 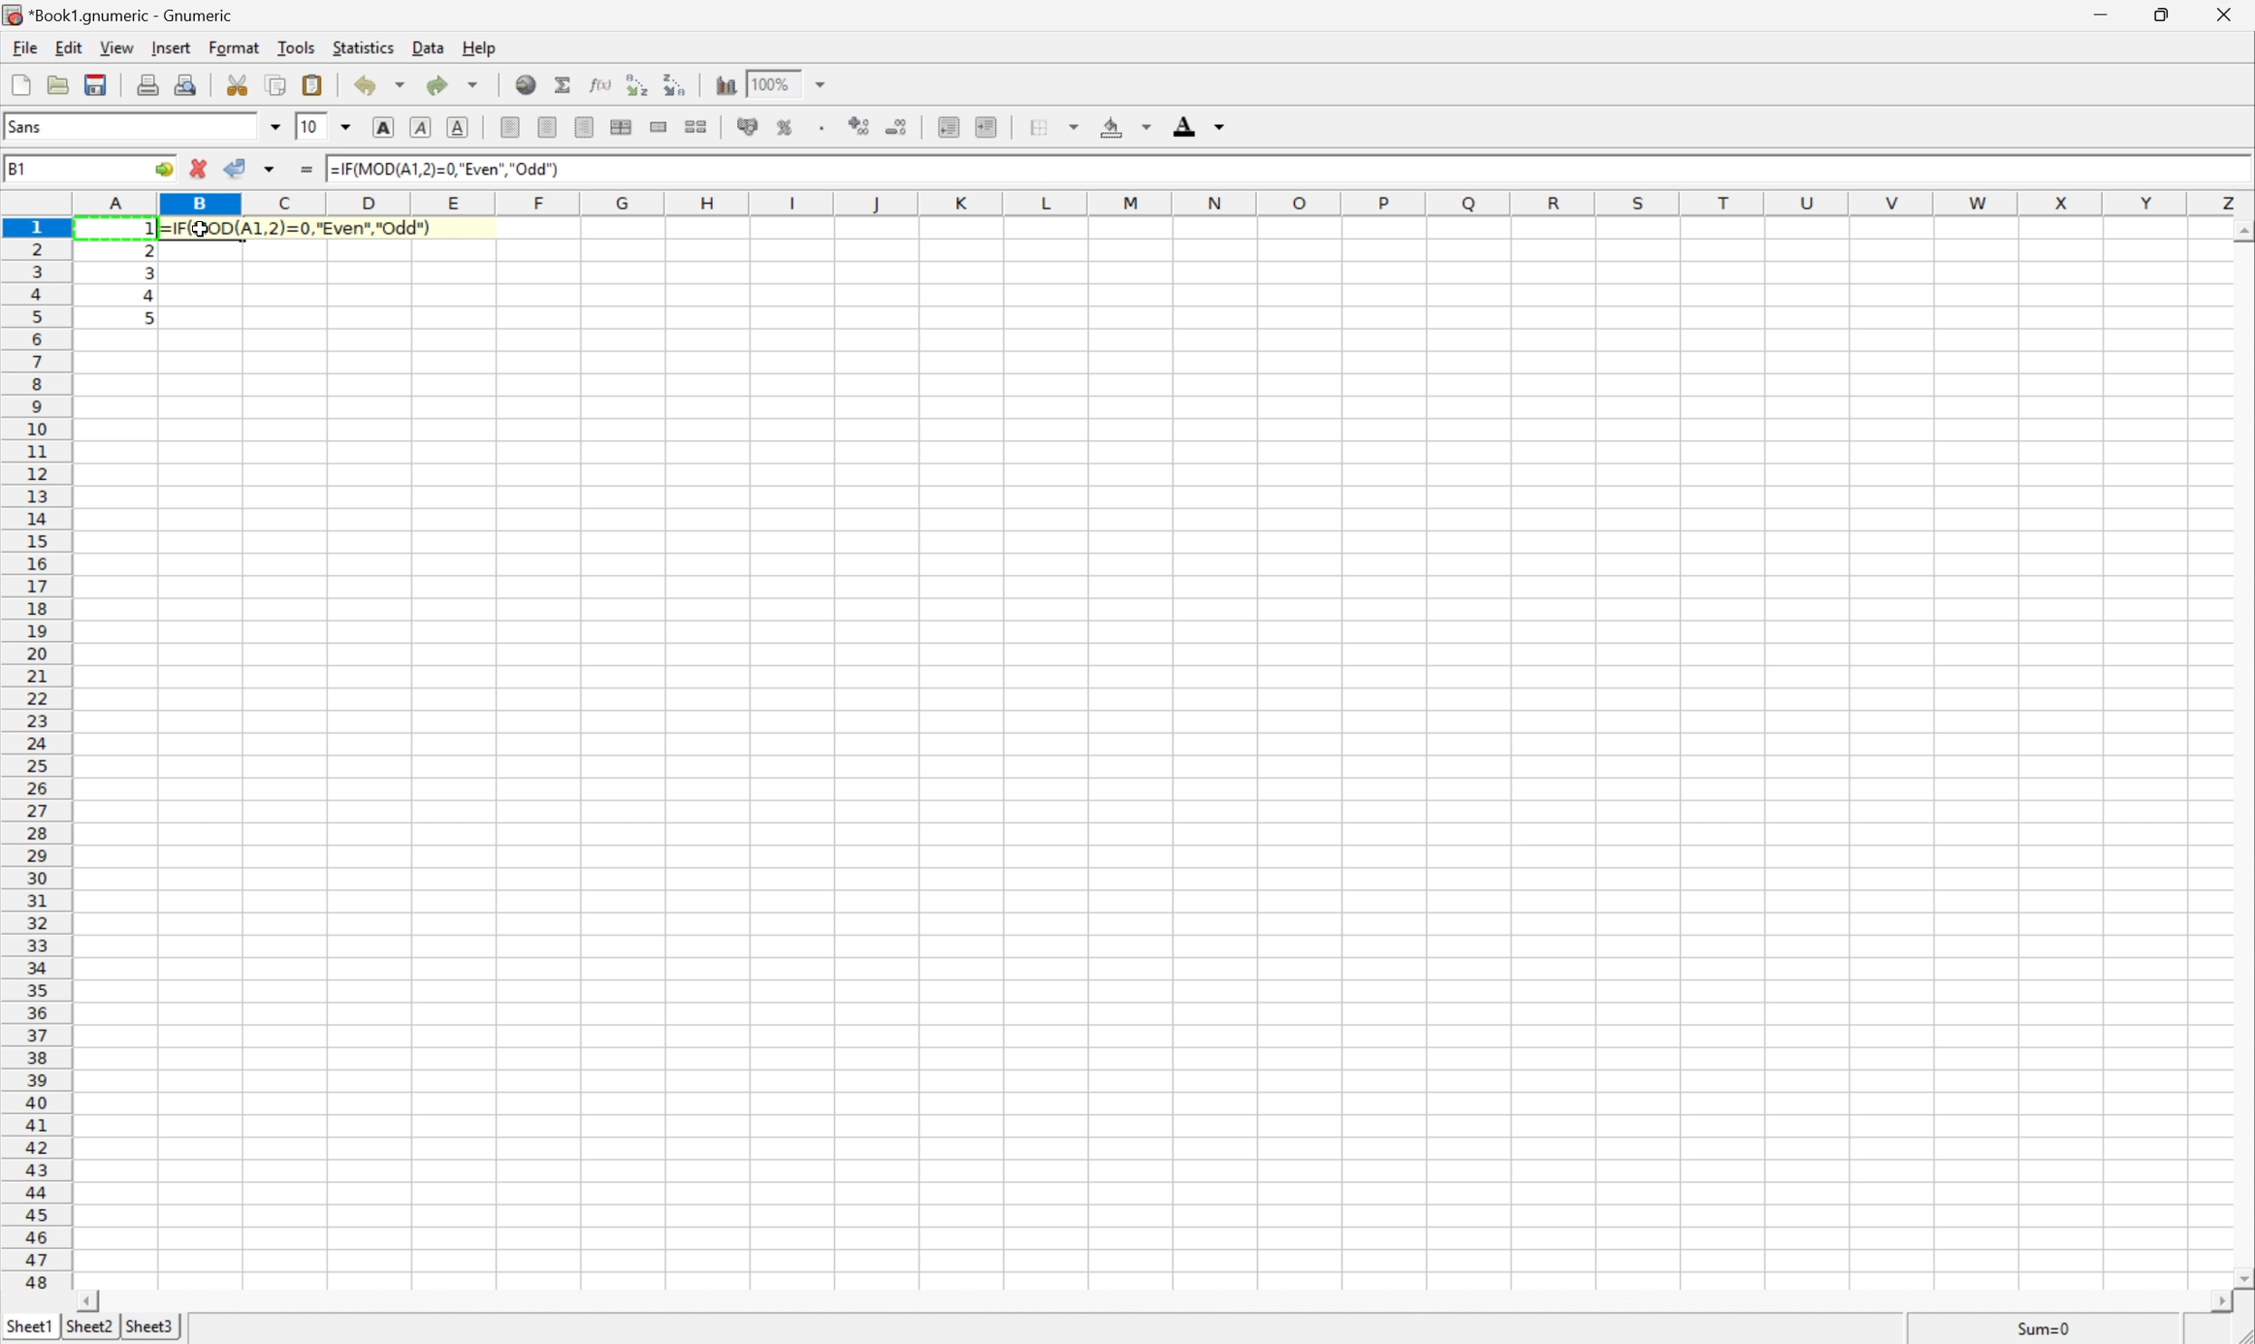 I want to click on Paste clipboard, so click(x=312, y=85).